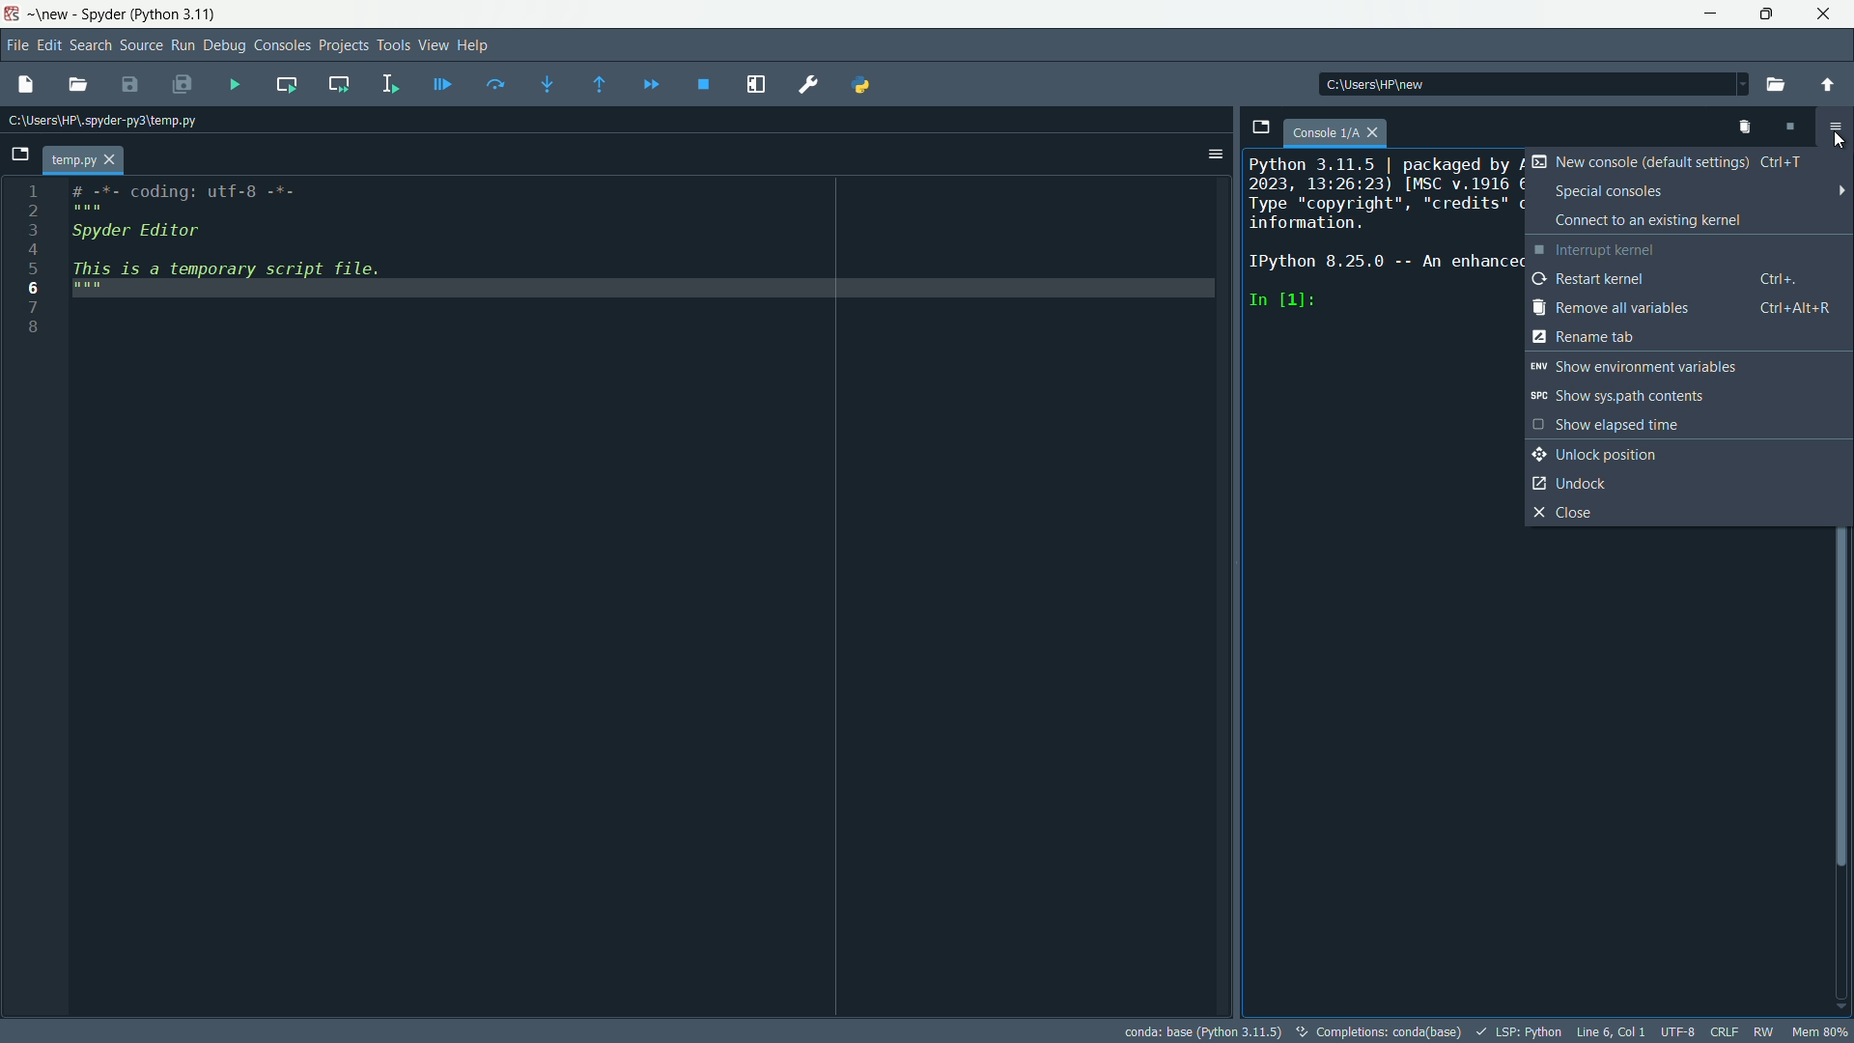  What do you see at coordinates (1619, 455) in the screenshot?
I see `Unlock Positions` at bounding box center [1619, 455].